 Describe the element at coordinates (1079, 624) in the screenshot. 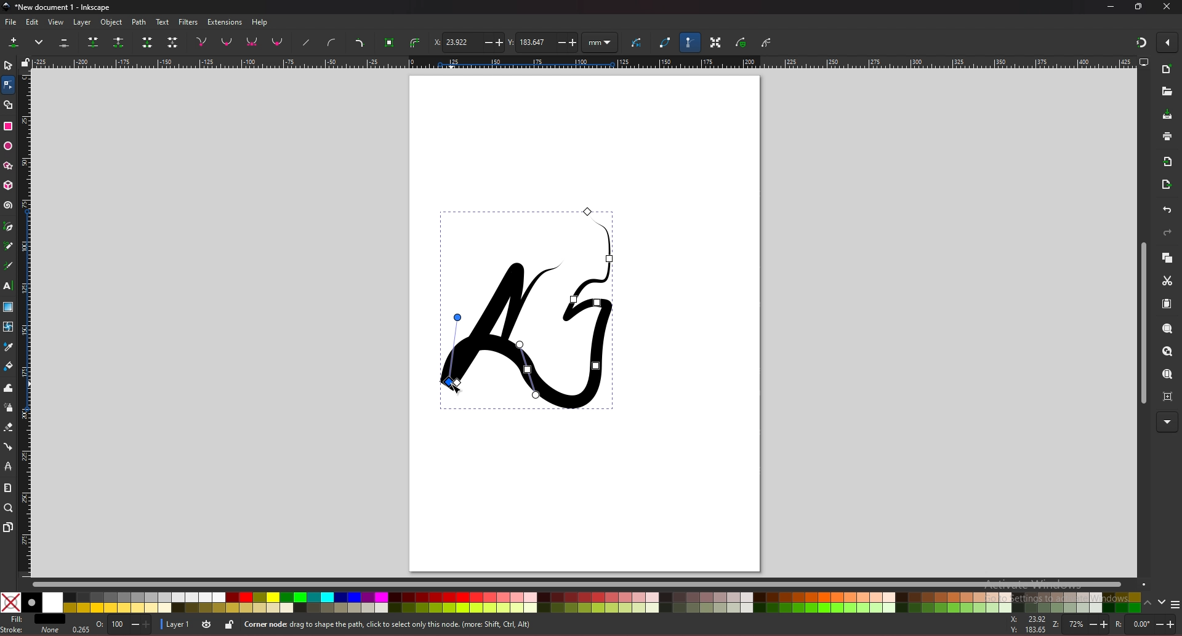

I see `zoom` at that location.